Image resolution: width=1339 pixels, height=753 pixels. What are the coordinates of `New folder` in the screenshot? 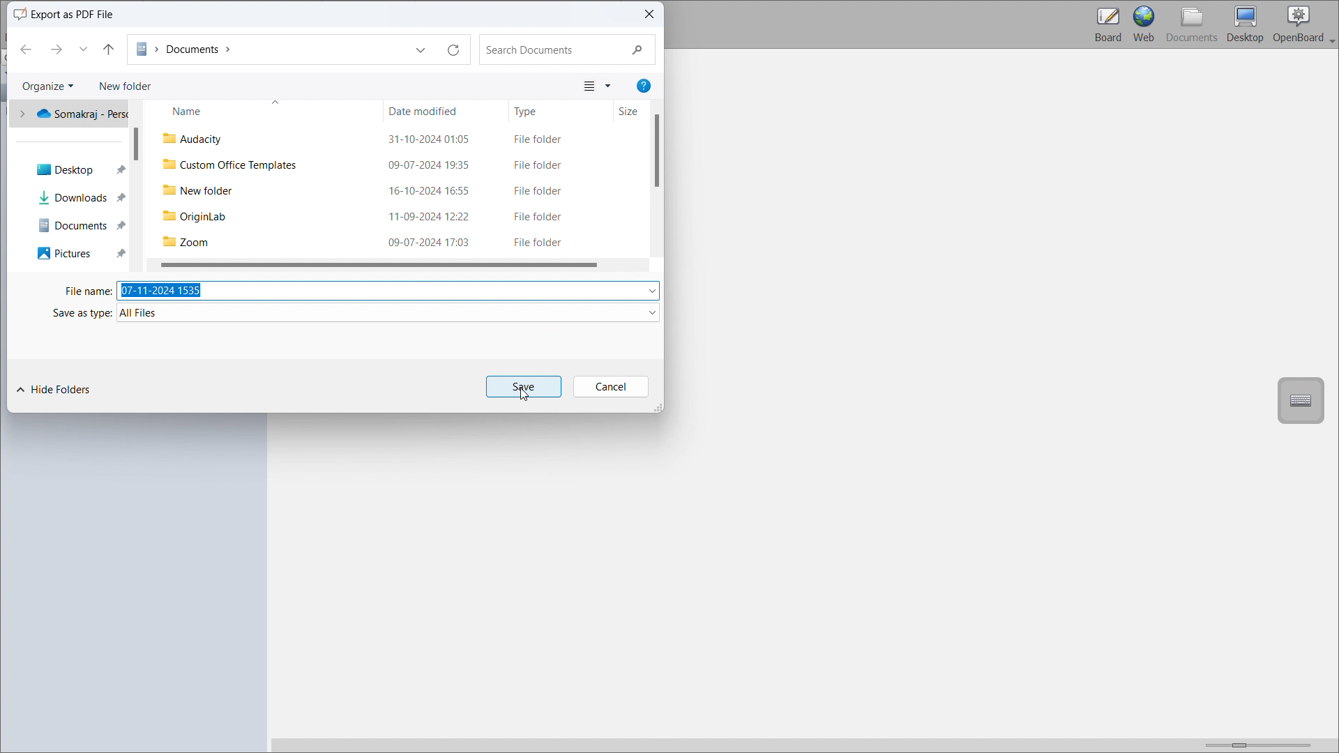 It's located at (124, 86).